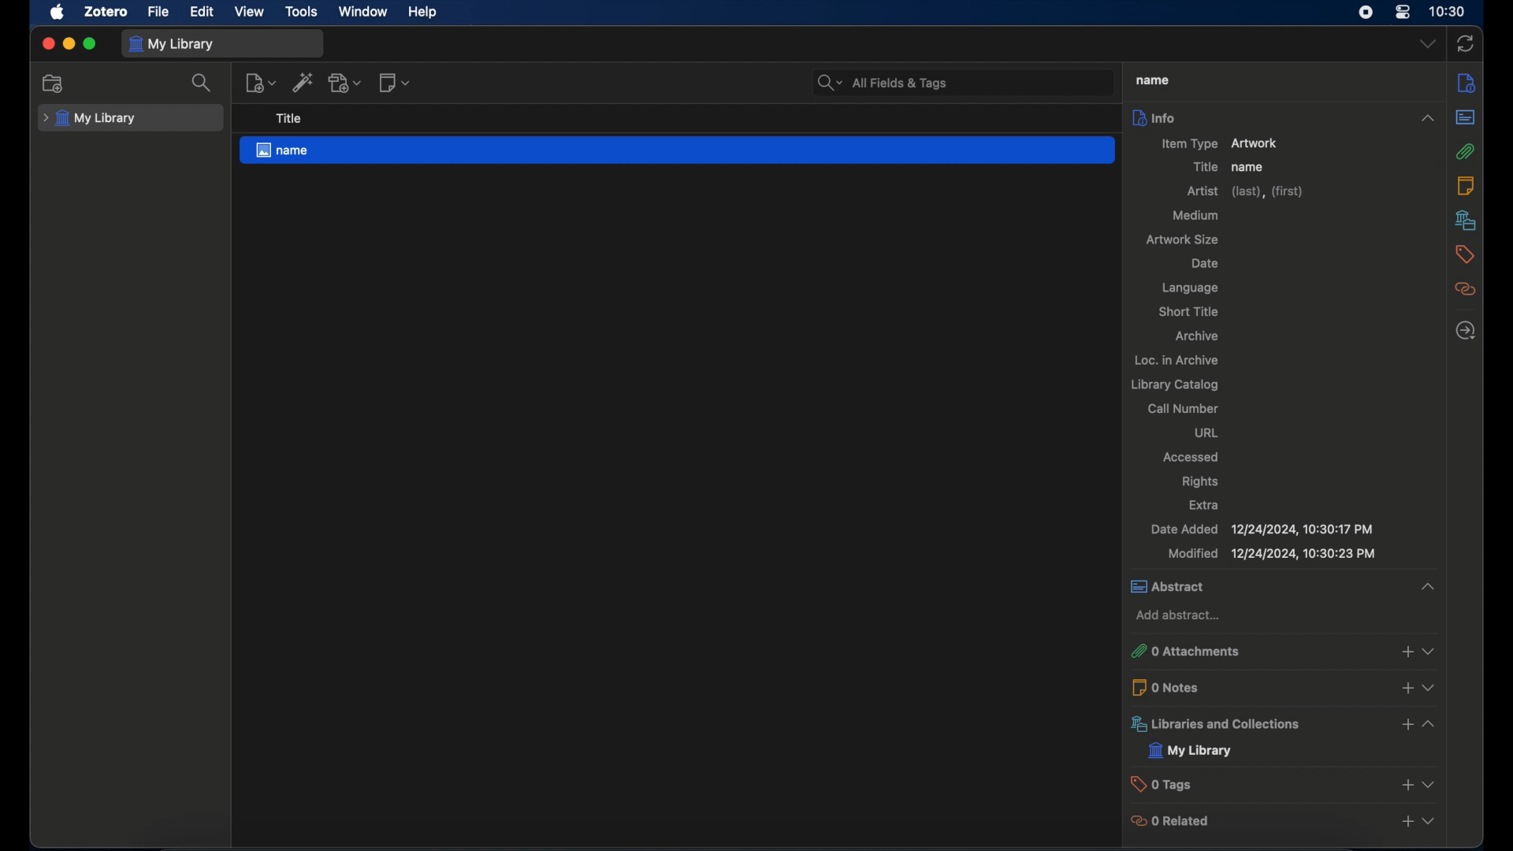  Describe the element at coordinates (1173, 385) in the screenshot. I see `library catalog` at that location.